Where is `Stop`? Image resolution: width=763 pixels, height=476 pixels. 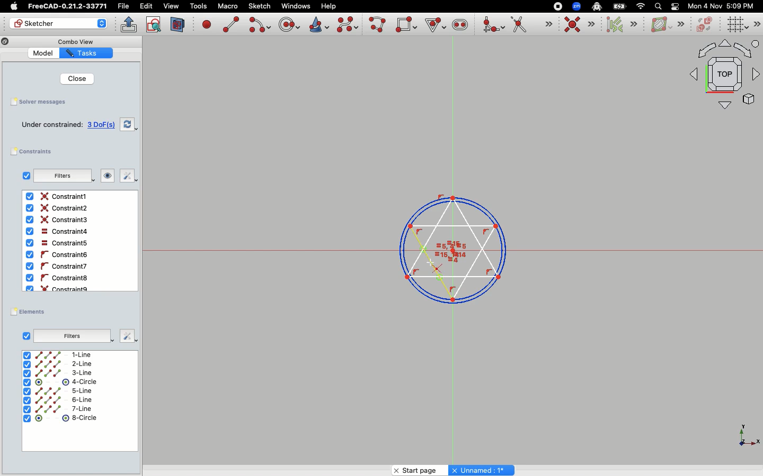
Stop is located at coordinates (555, 6).